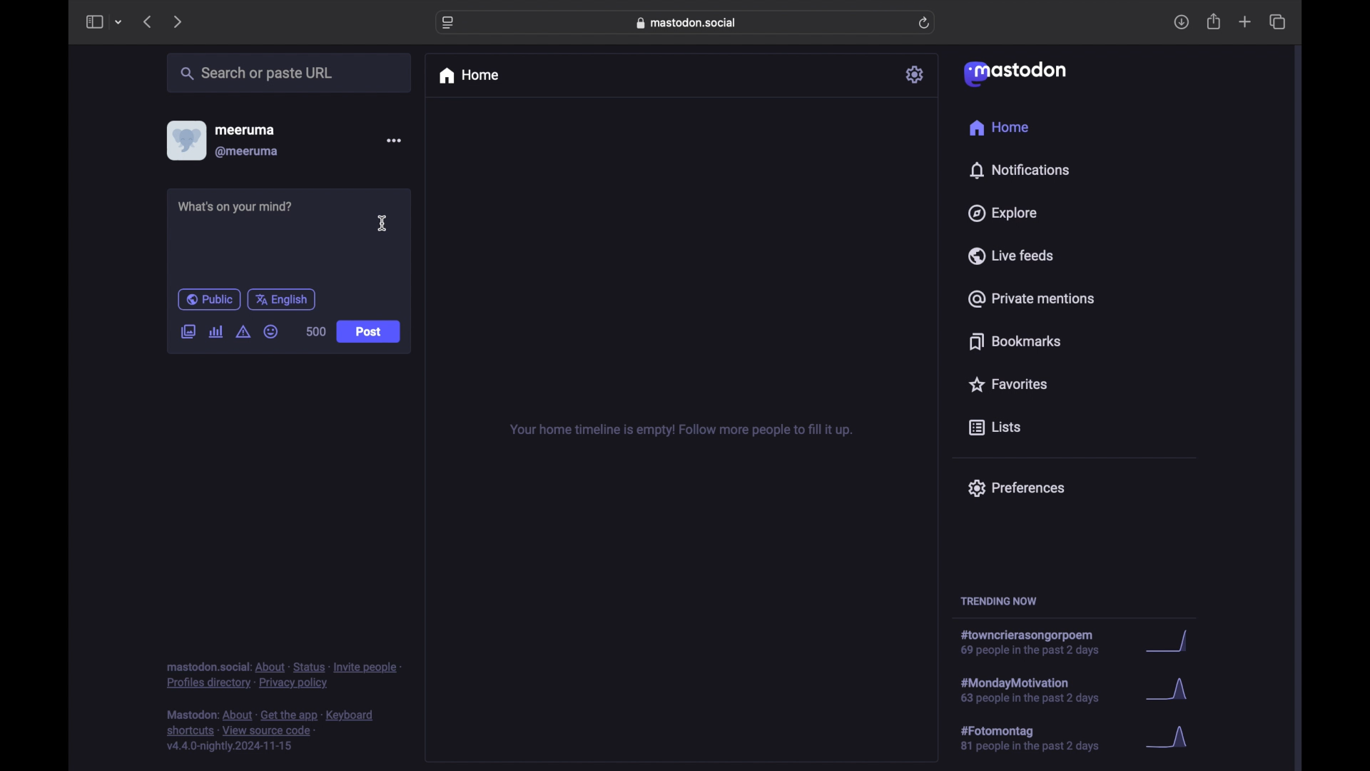  What do you see at coordinates (273, 731) in the screenshot?
I see `footnote` at bounding box center [273, 731].